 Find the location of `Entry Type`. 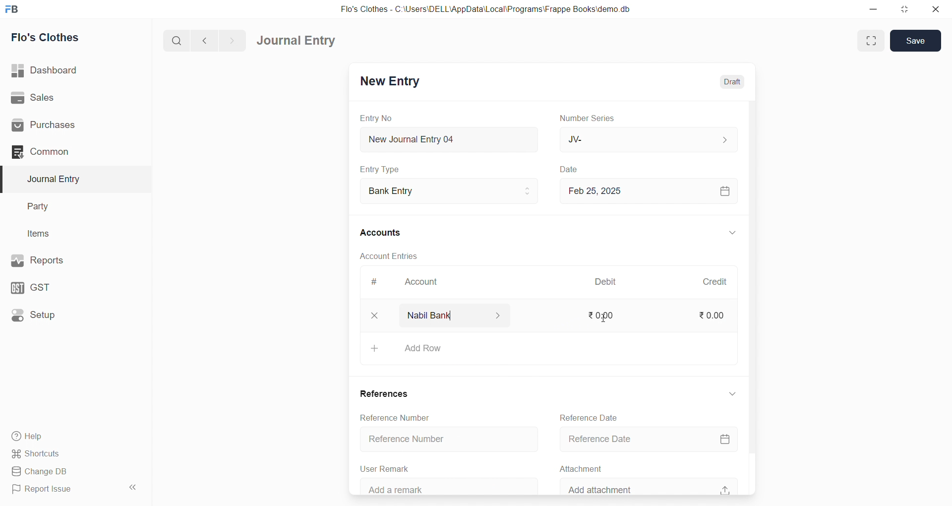

Entry Type is located at coordinates (380, 169).